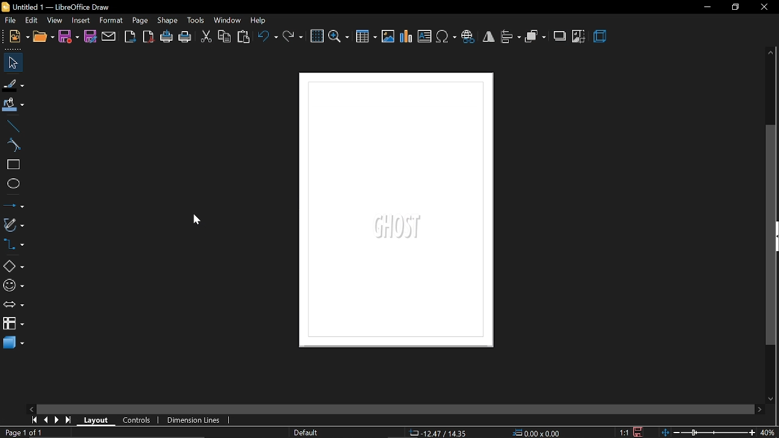 This screenshot has height=438, width=779. Describe the element at coordinates (130, 38) in the screenshot. I see `export` at that location.